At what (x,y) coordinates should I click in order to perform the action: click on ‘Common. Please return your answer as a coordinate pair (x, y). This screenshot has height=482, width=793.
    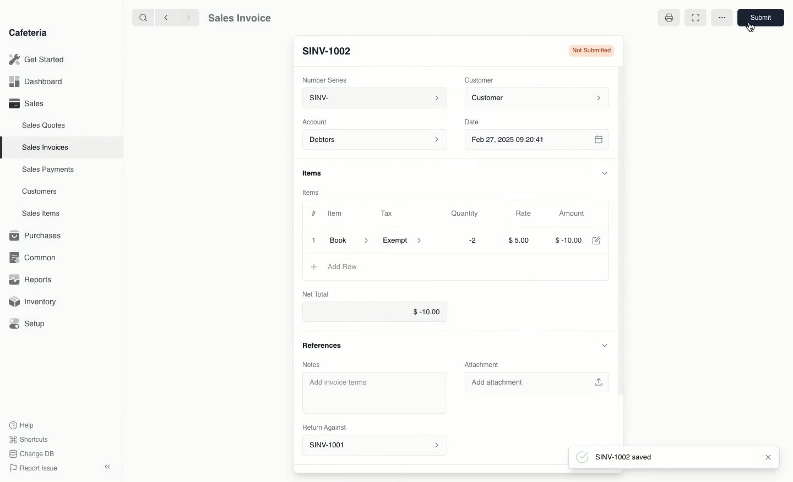
    Looking at the image, I should click on (33, 257).